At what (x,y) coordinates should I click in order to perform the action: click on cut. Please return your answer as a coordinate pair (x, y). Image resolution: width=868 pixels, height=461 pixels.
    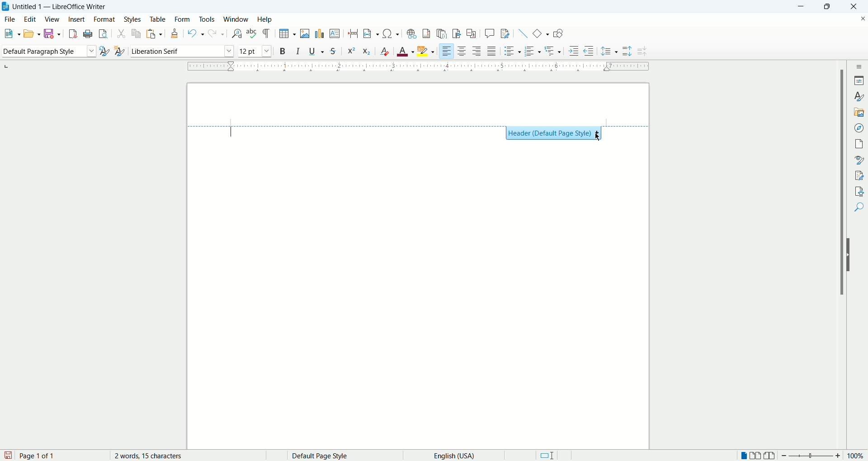
    Looking at the image, I should click on (123, 33).